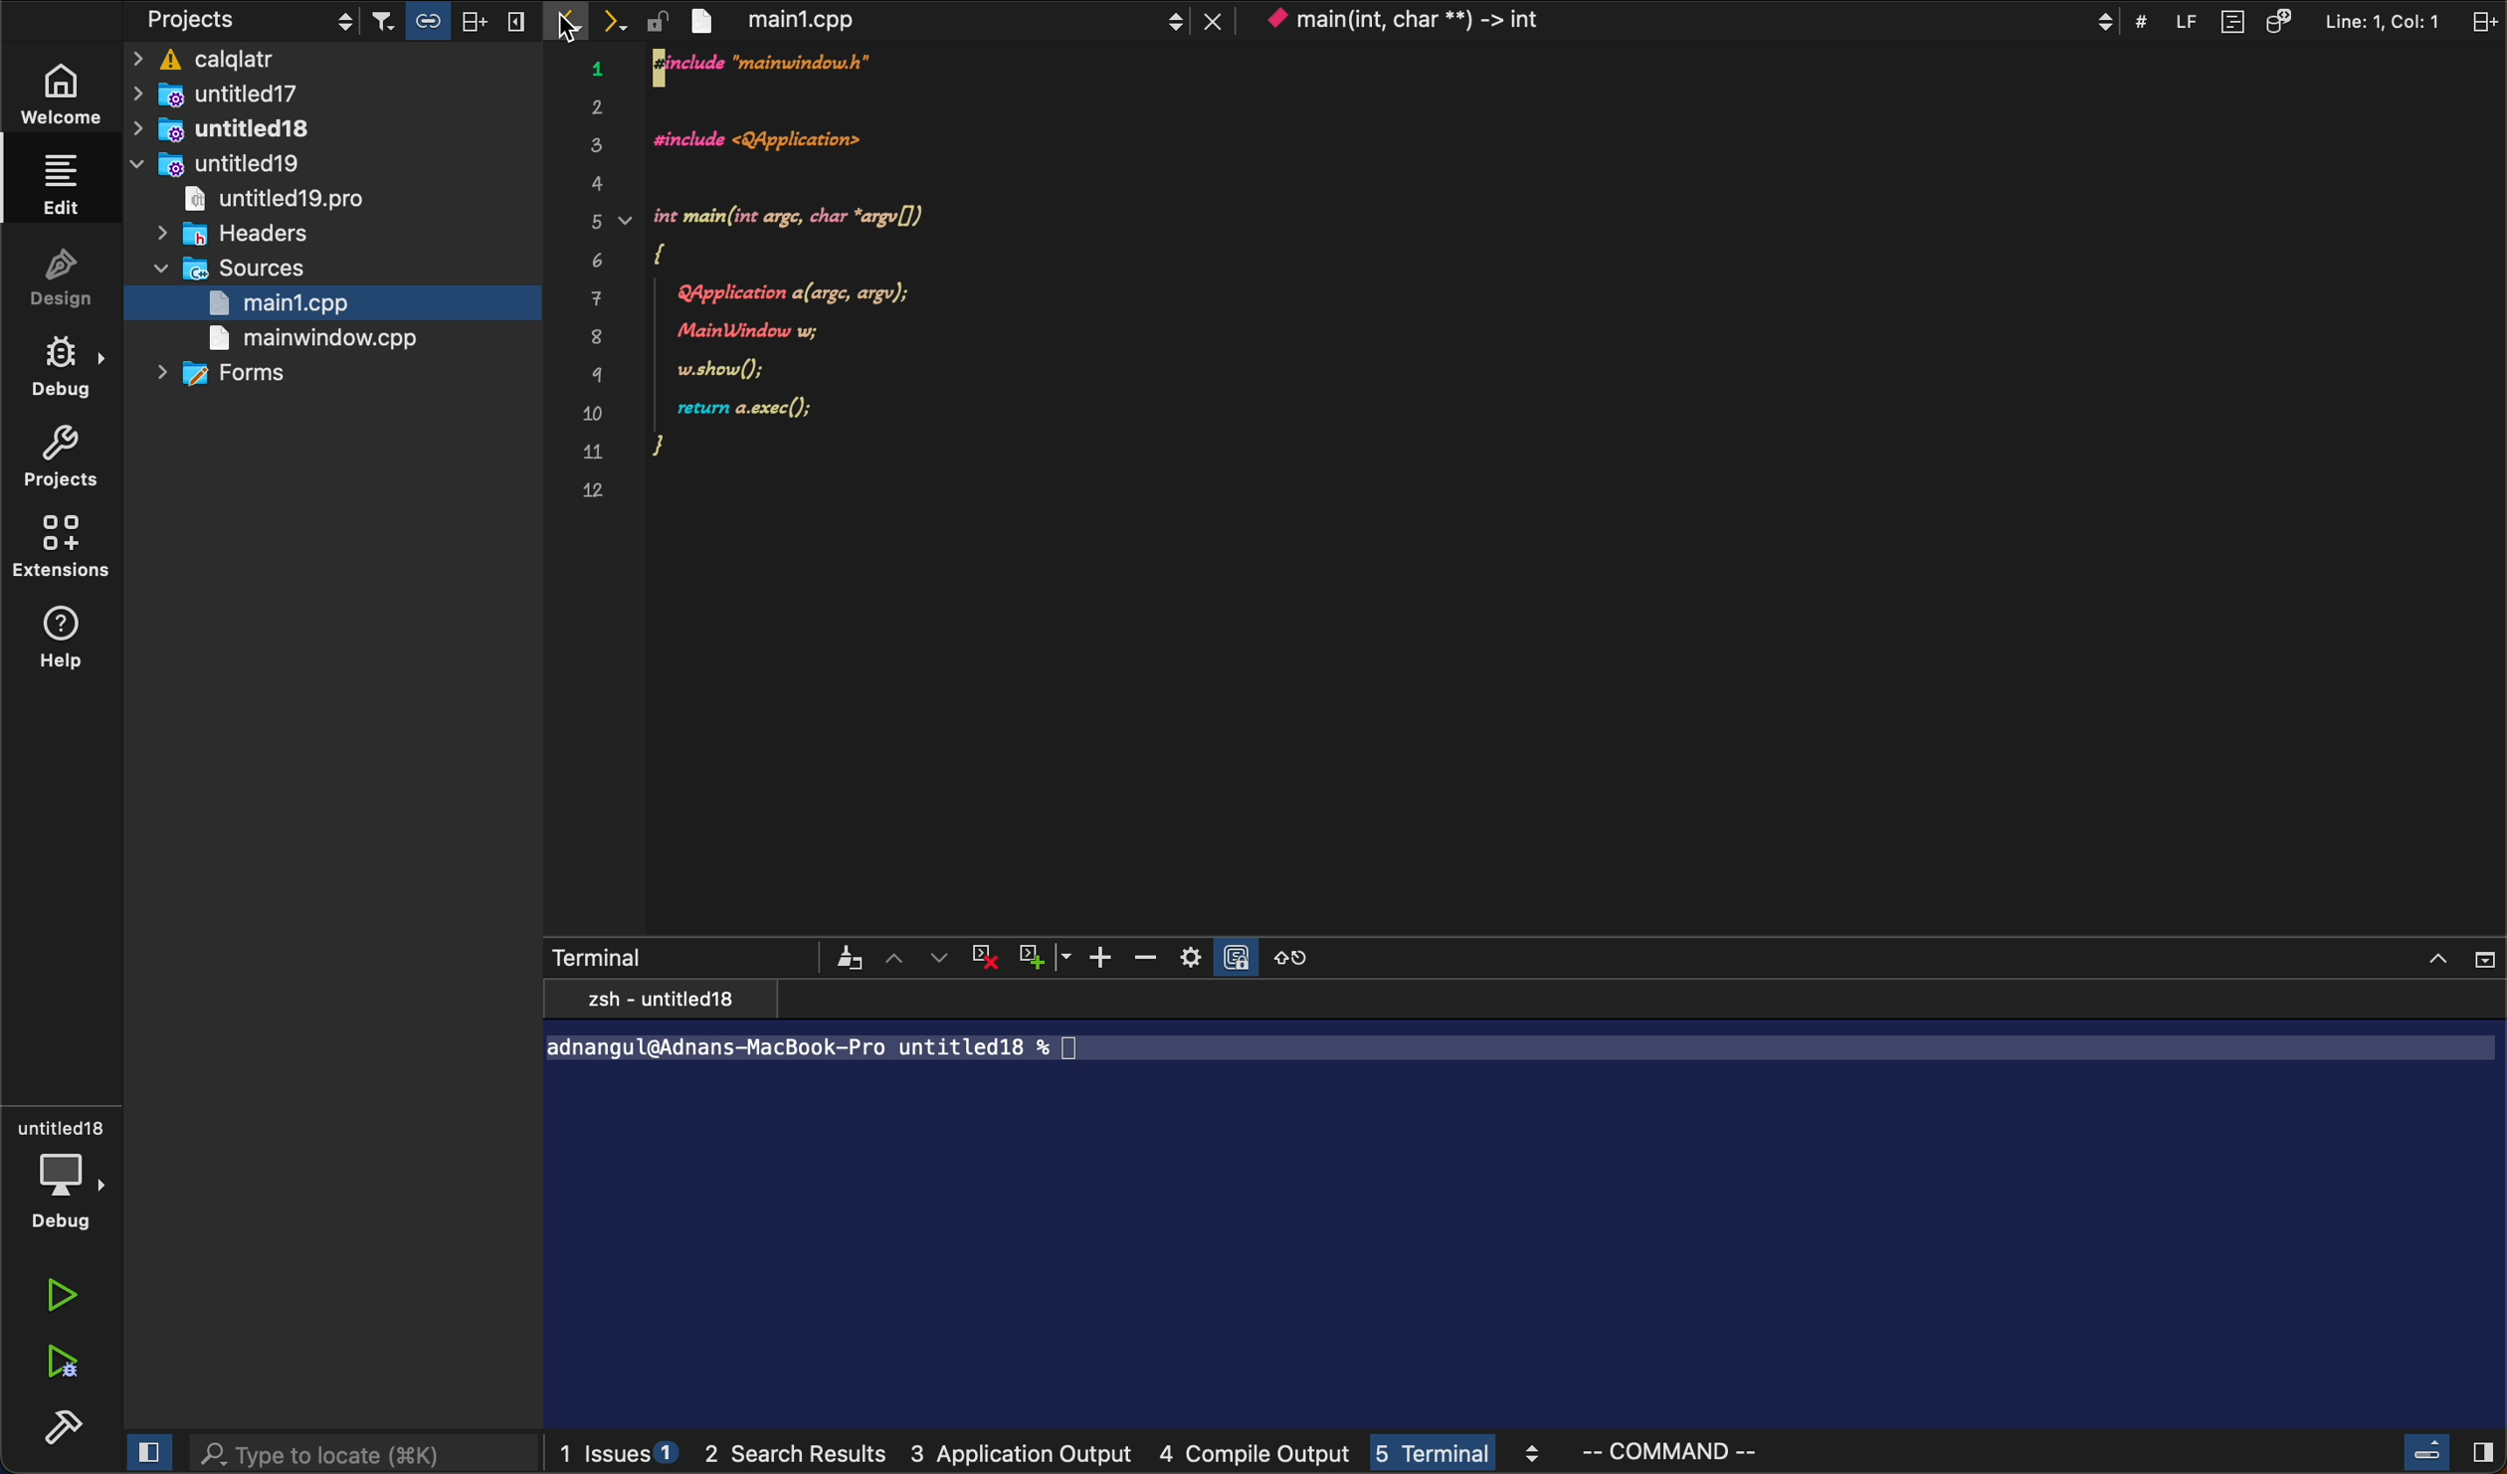  What do you see at coordinates (239, 270) in the screenshot?
I see `sources` at bounding box center [239, 270].